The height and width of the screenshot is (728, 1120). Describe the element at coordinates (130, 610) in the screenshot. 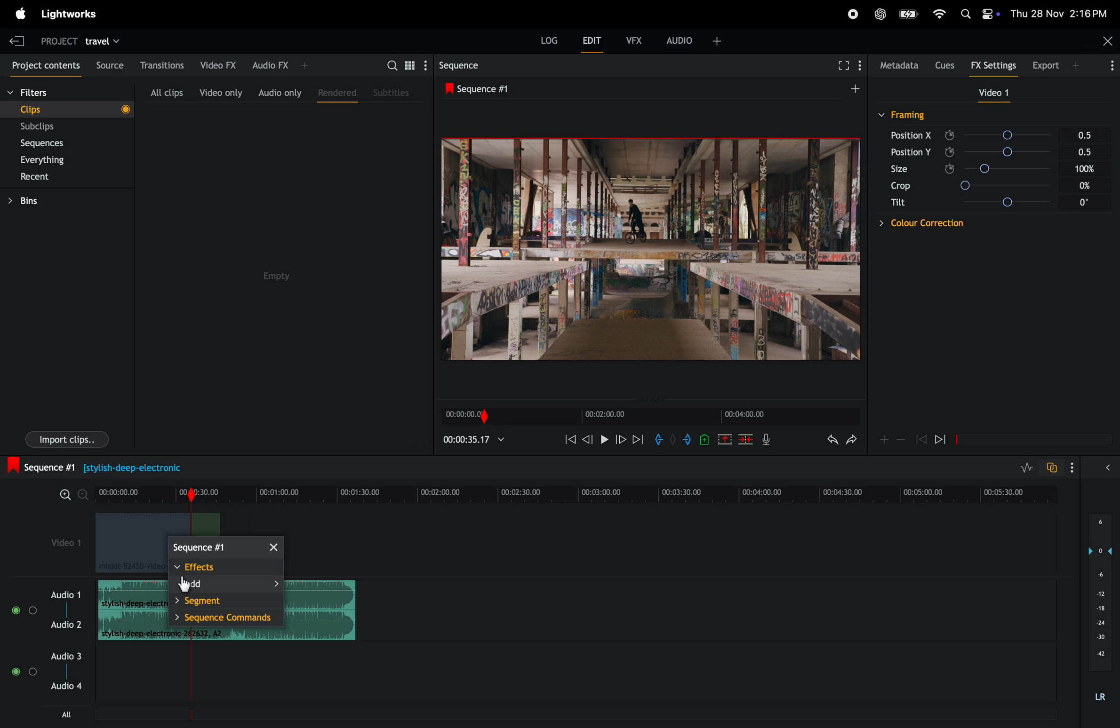

I see `audio track` at that location.